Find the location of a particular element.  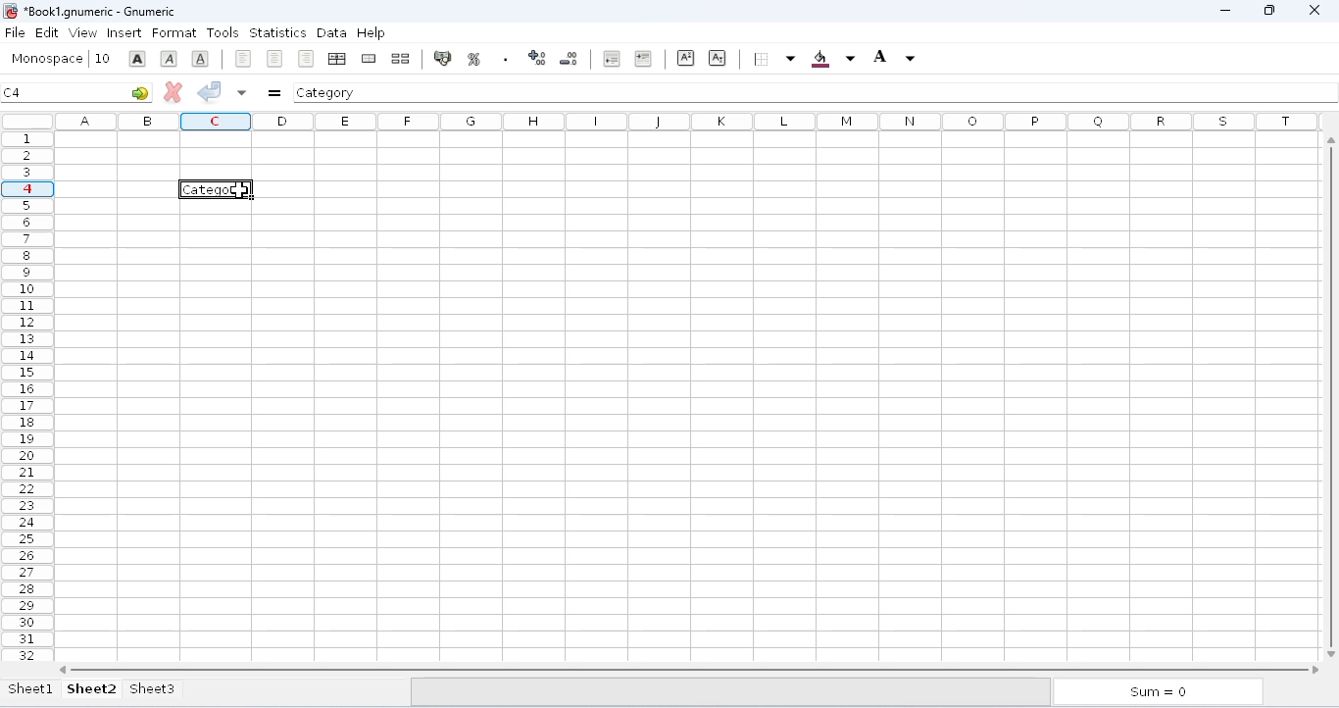

borders is located at coordinates (772, 59).